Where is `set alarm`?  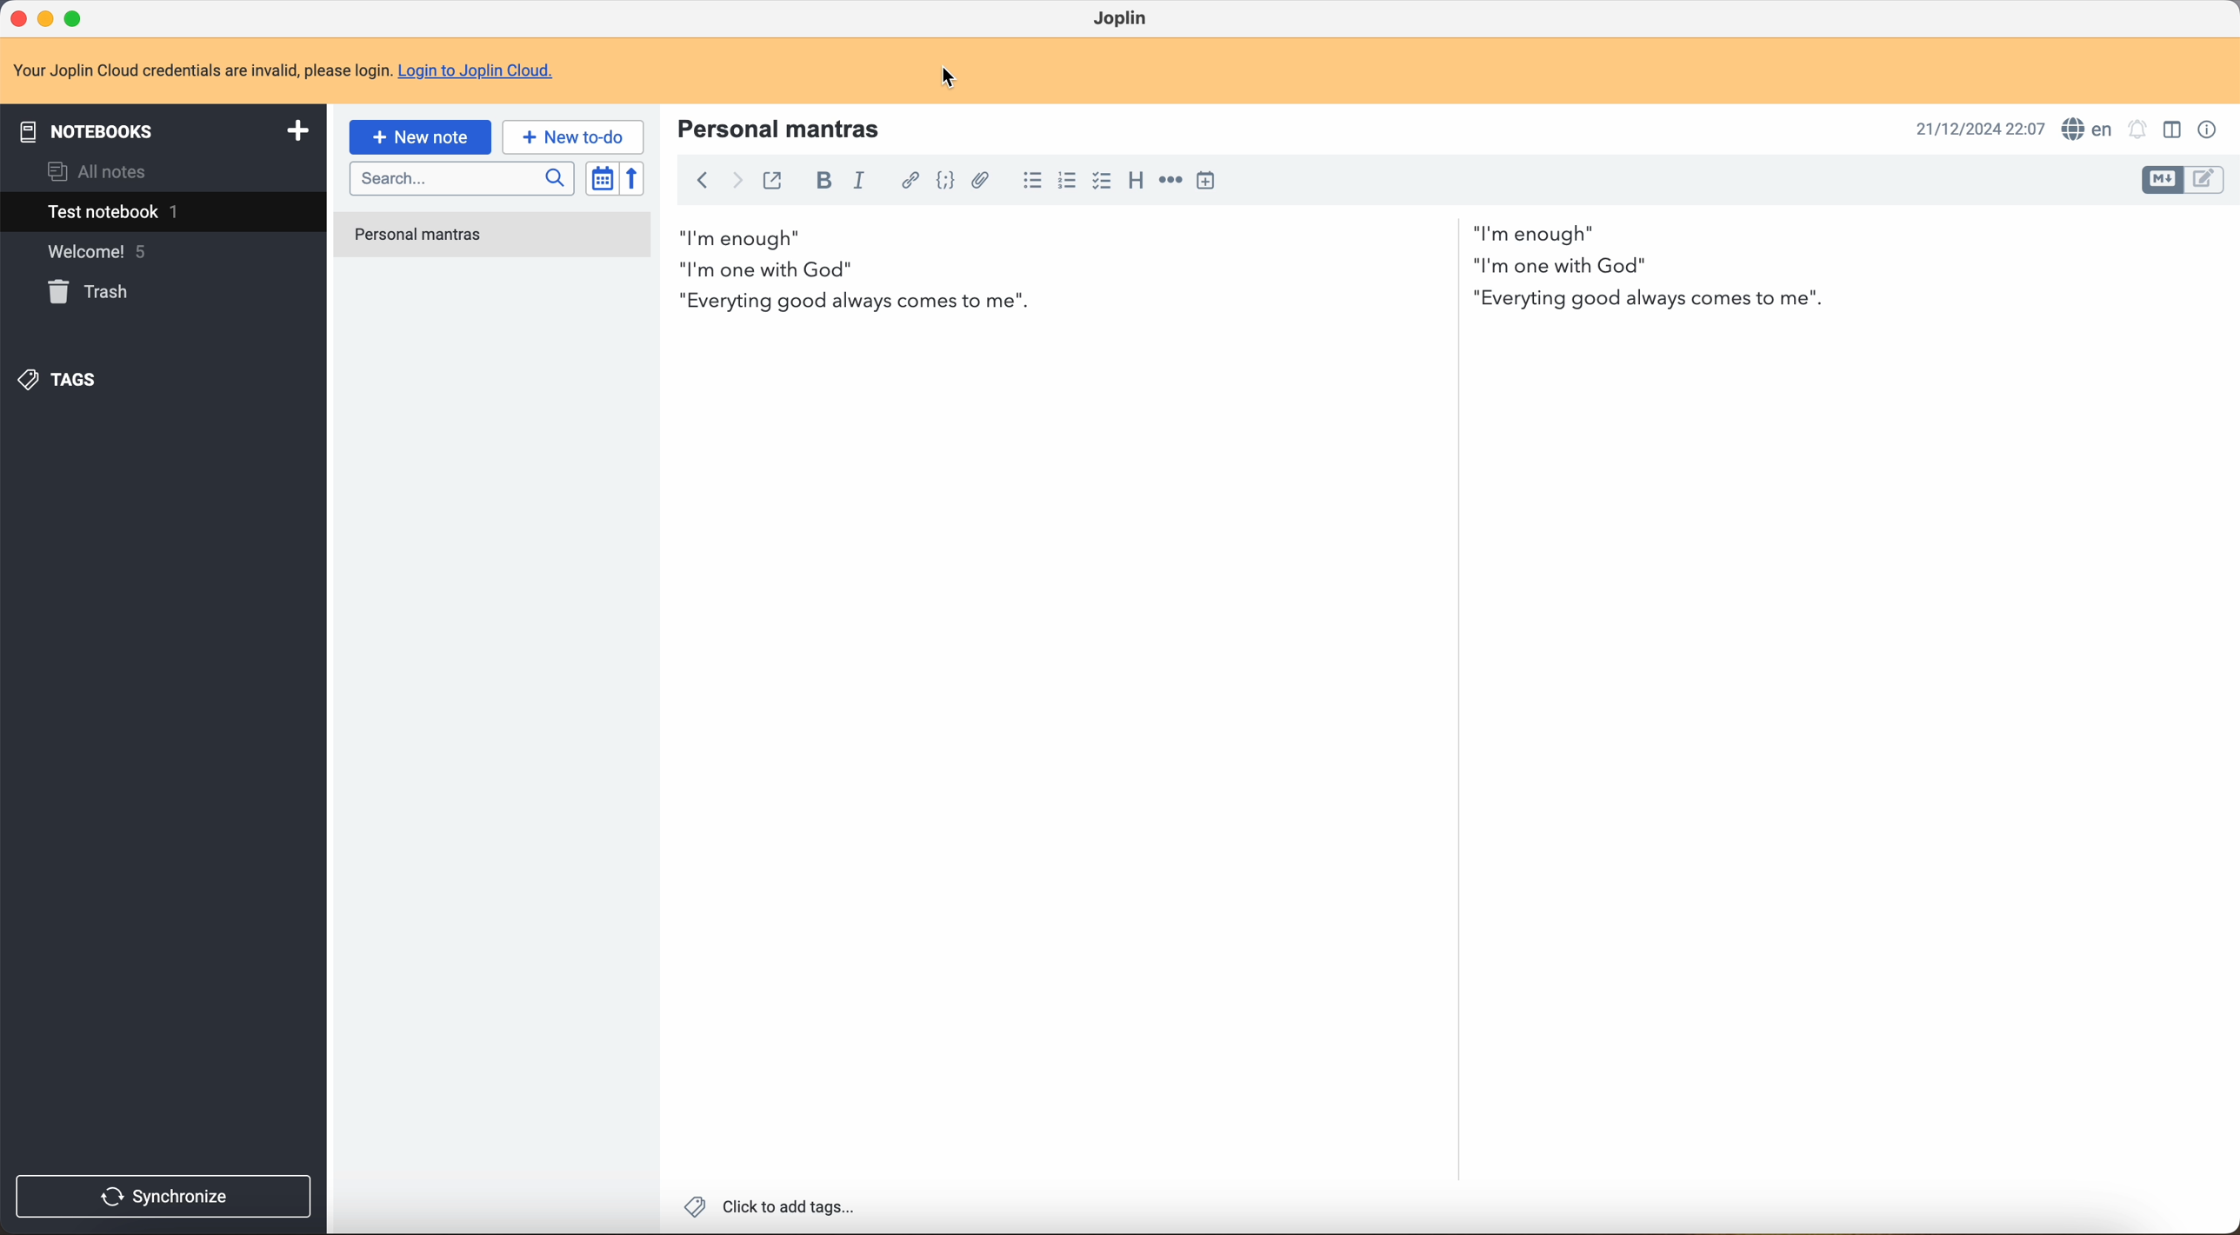
set alarm is located at coordinates (2135, 129).